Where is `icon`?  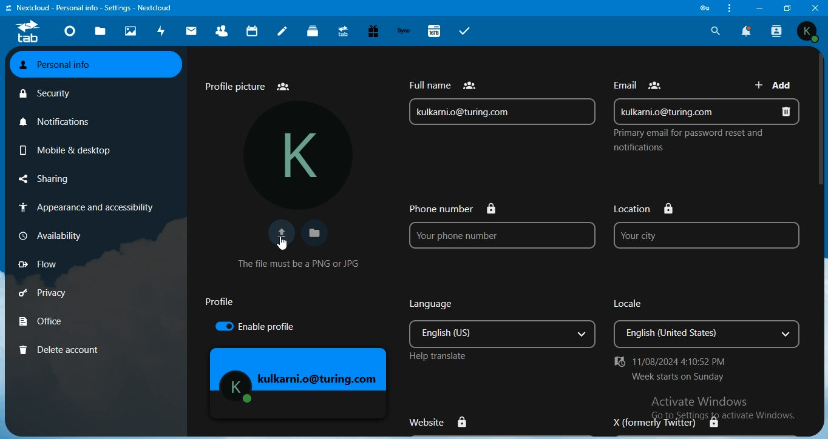 icon is located at coordinates (27, 33).